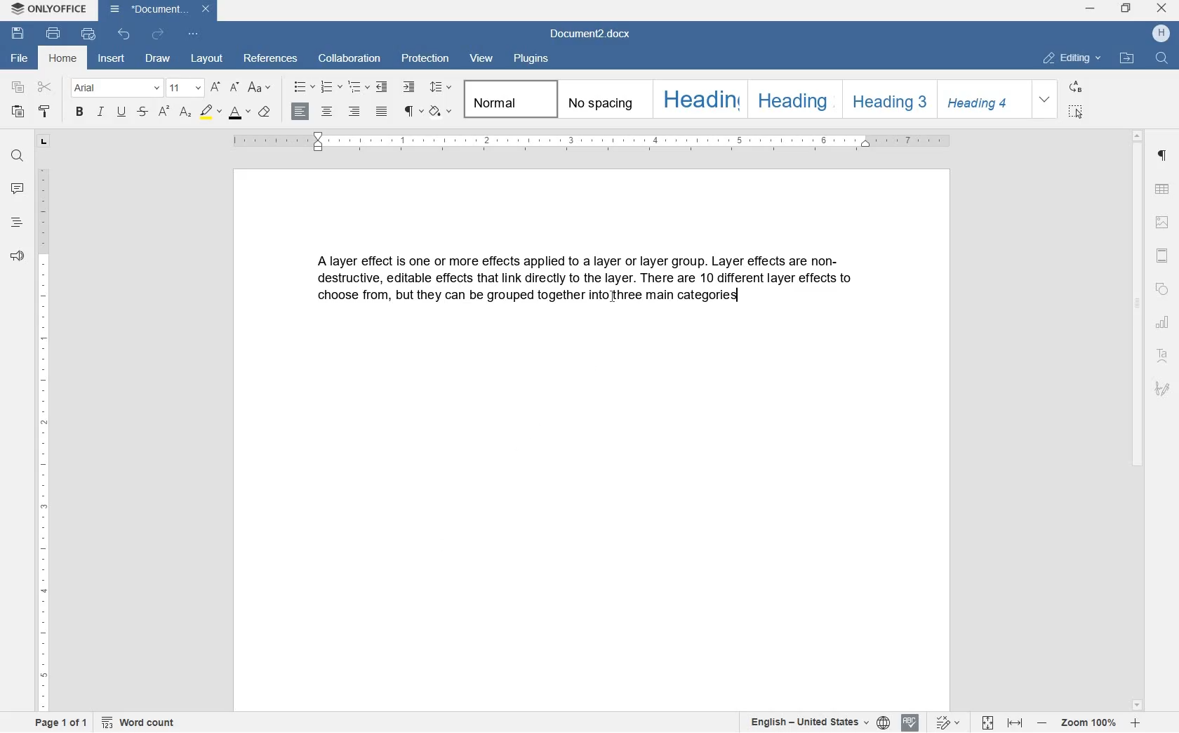  Describe the element at coordinates (411, 110) in the screenshot. I see `non printing character` at that location.